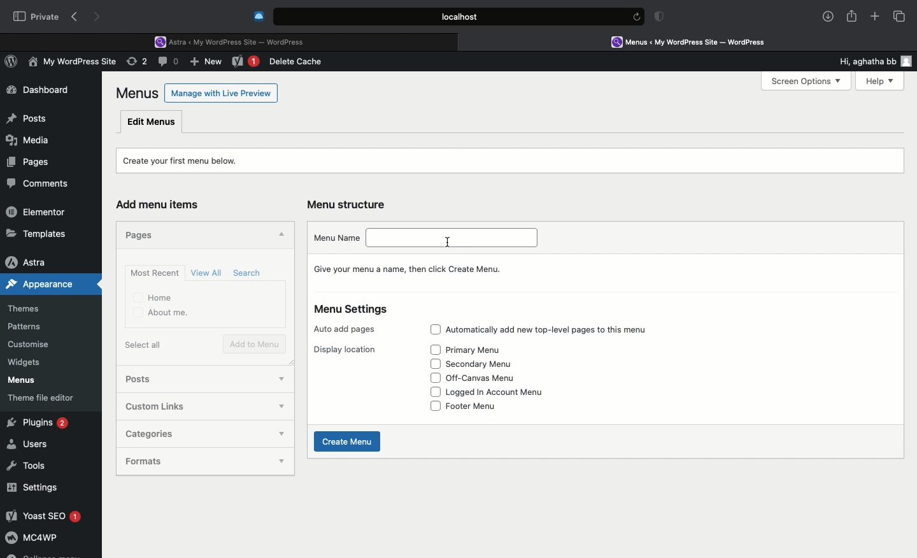  Describe the element at coordinates (169, 434) in the screenshot. I see `Categories` at that location.